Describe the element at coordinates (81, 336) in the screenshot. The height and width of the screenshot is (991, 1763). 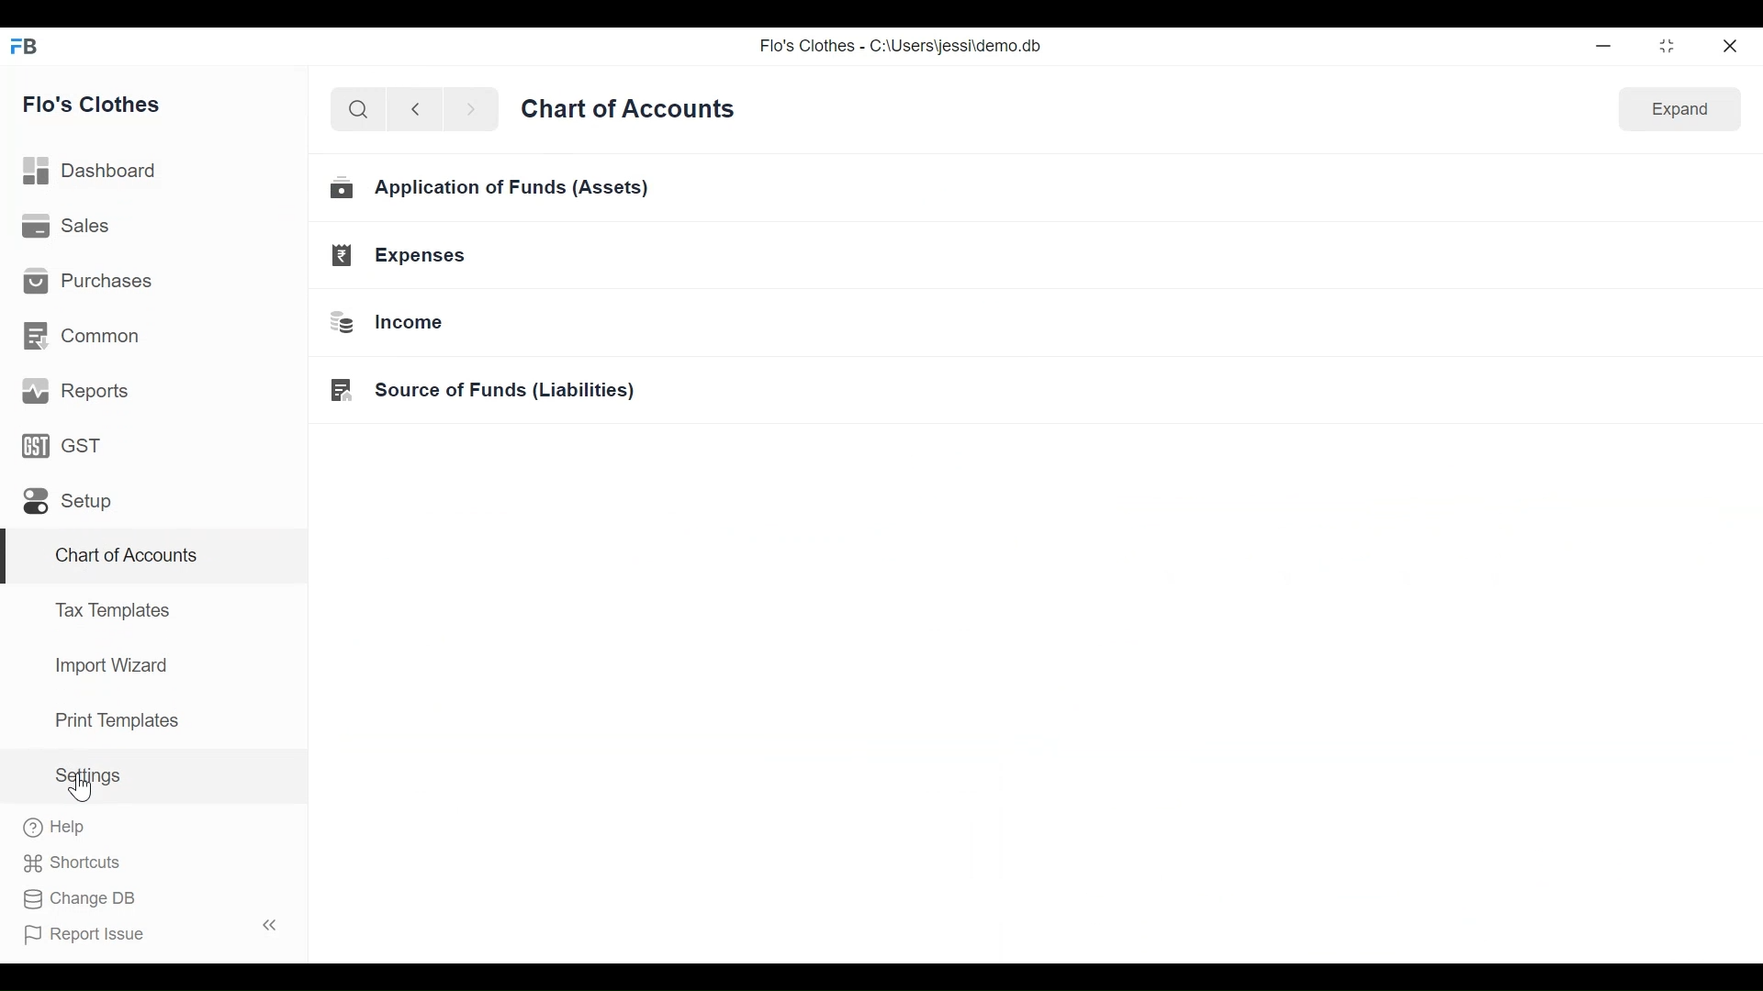
I see `common` at that location.